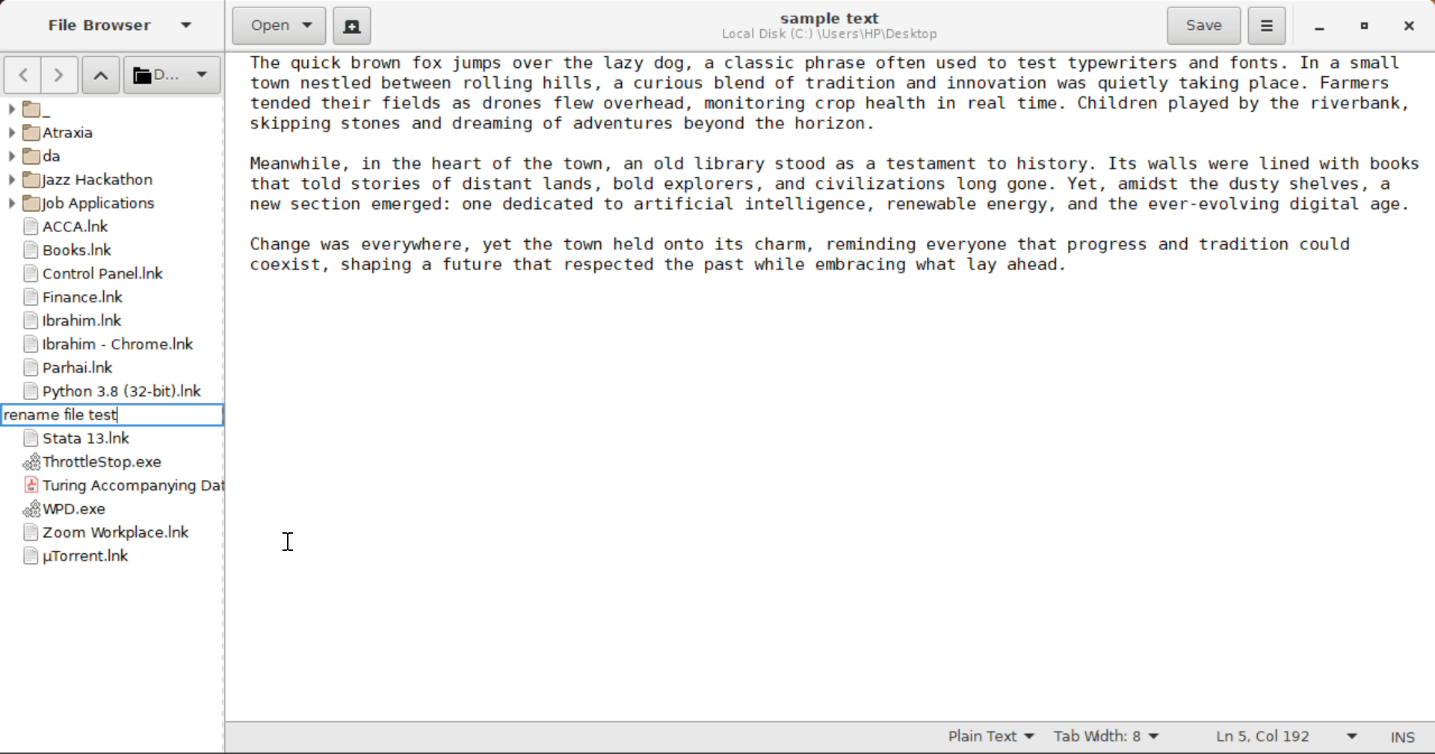 The width and height of the screenshot is (1435, 754). What do you see at coordinates (833, 36) in the screenshot?
I see `File Location` at bounding box center [833, 36].